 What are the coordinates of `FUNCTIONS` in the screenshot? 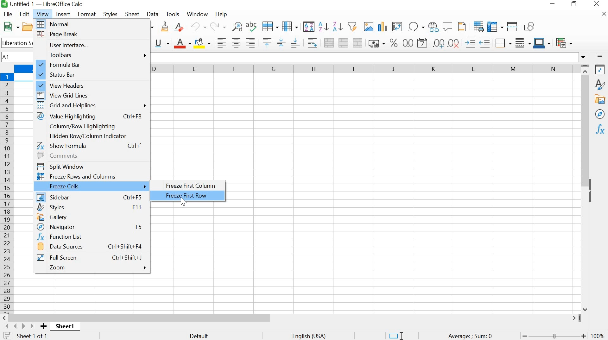 It's located at (599, 130).